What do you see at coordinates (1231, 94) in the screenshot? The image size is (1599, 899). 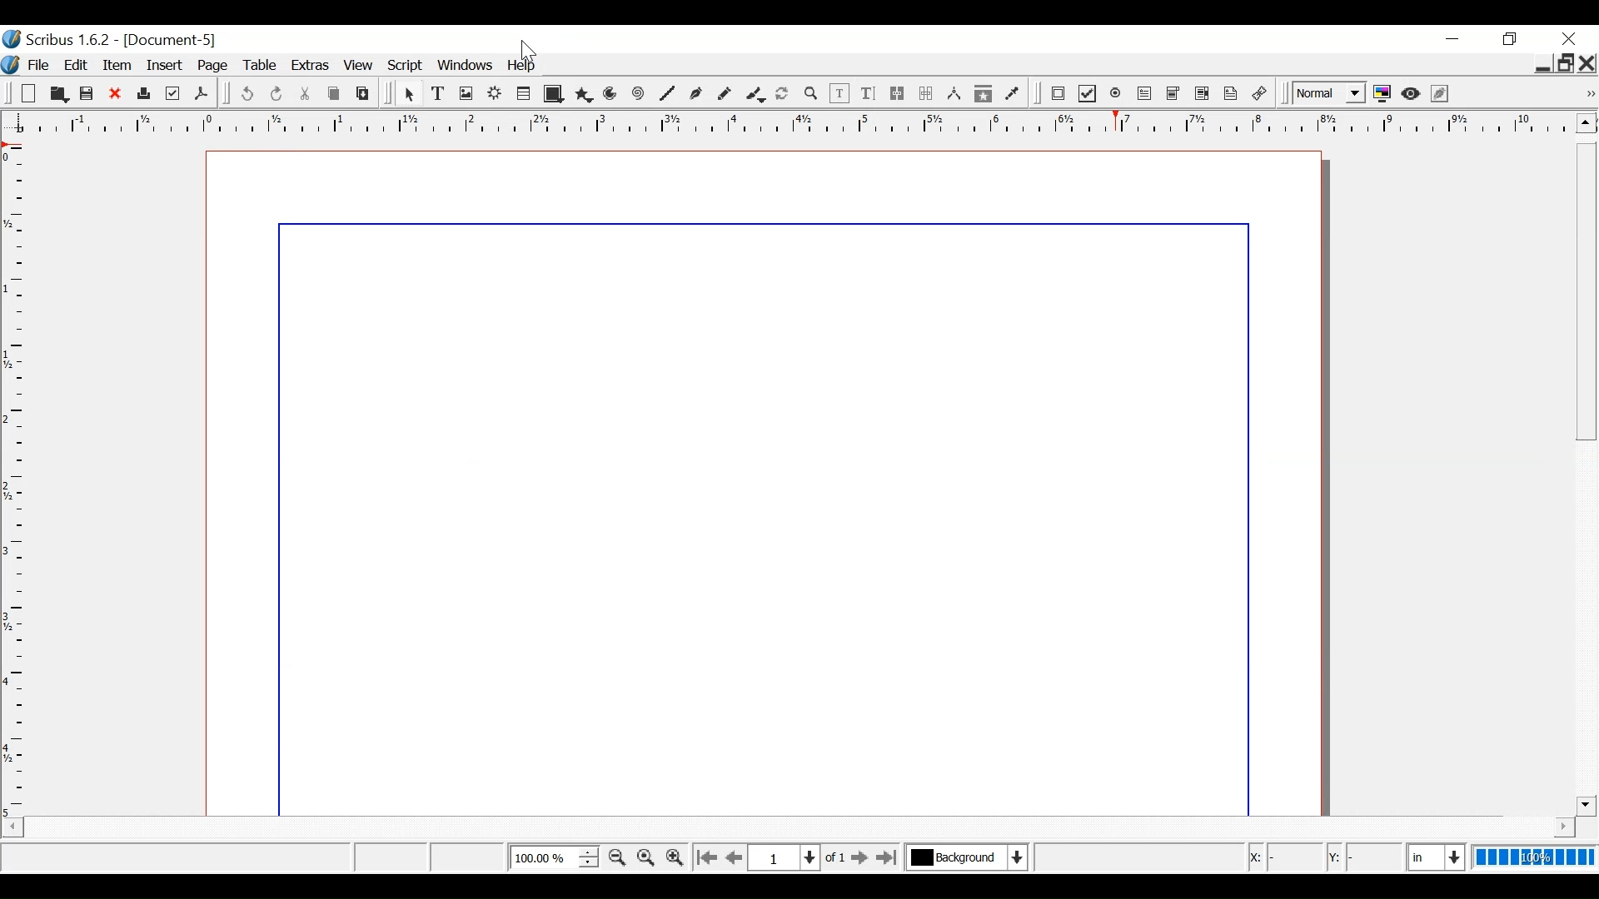 I see `Text Annotation` at bounding box center [1231, 94].